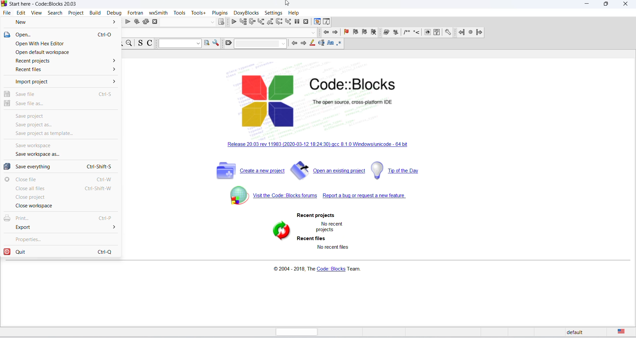 This screenshot has width=636, height=338. What do you see at coordinates (449, 34) in the screenshot?
I see `setting` at bounding box center [449, 34].